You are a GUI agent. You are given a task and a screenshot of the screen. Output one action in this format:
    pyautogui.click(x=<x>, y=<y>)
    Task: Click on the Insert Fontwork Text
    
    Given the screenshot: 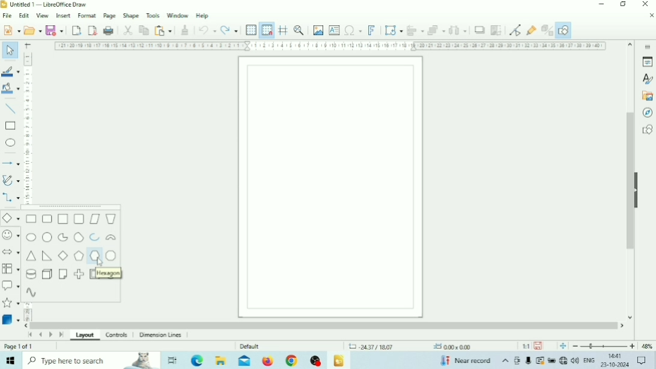 What is the action you would take?
    pyautogui.click(x=371, y=29)
    